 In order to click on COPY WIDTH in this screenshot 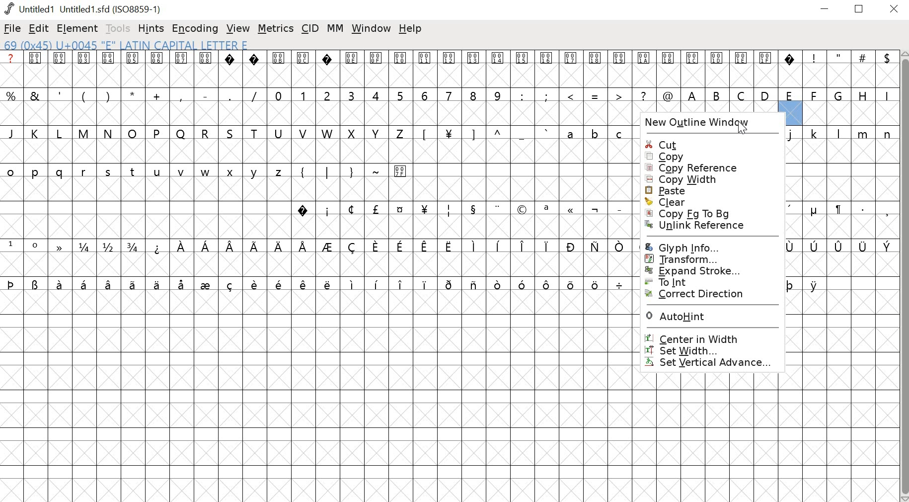, I will do `click(707, 179)`.